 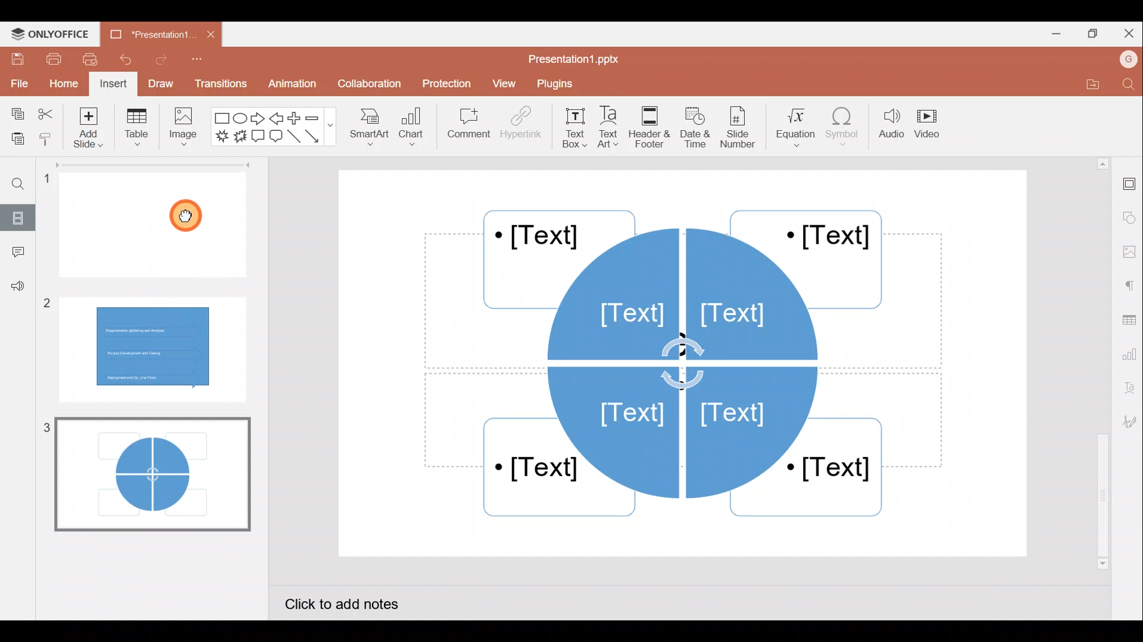 What do you see at coordinates (113, 83) in the screenshot?
I see `Insert` at bounding box center [113, 83].